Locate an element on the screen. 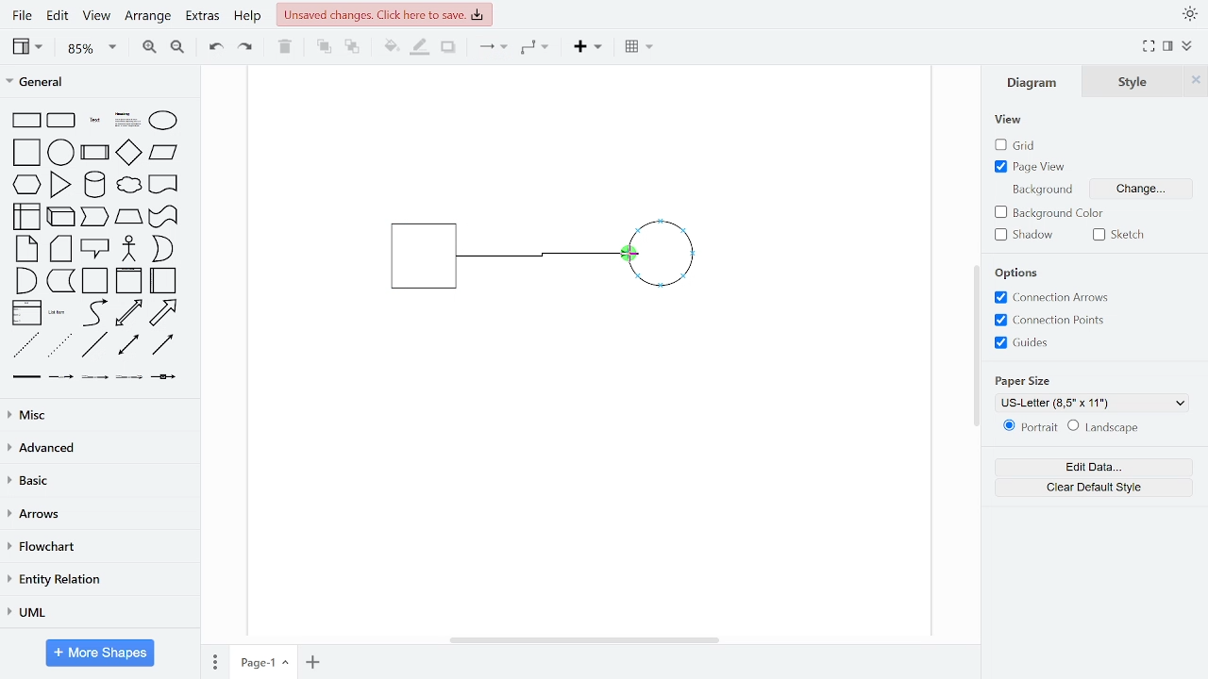 This screenshot has width=1208, height=679. background color is located at coordinates (1052, 214).